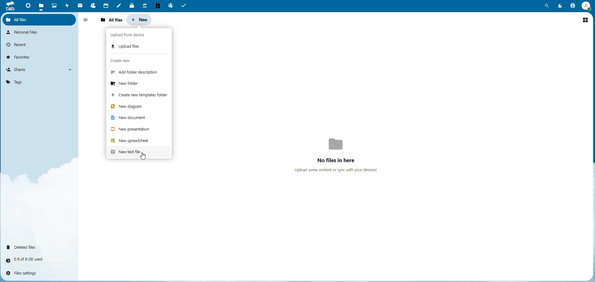 Image resolution: width=595 pixels, height=282 pixels. What do you see at coordinates (131, 117) in the screenshot?
I see `doc` at bounding box center [131, 117].